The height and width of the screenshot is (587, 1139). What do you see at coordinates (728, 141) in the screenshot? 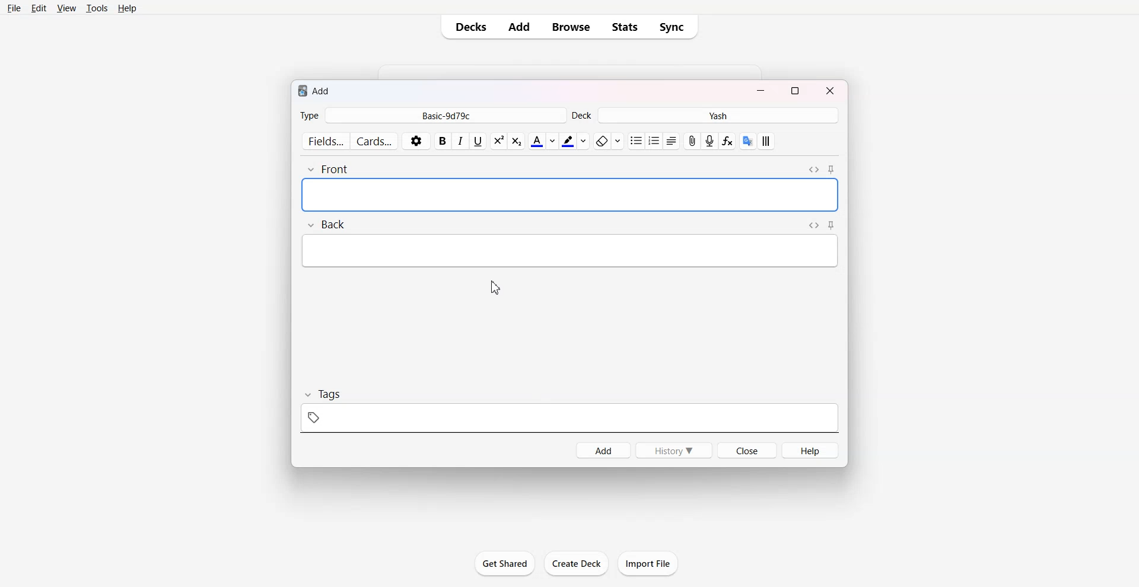
I see `Equation` at bounding box center [728, 141].